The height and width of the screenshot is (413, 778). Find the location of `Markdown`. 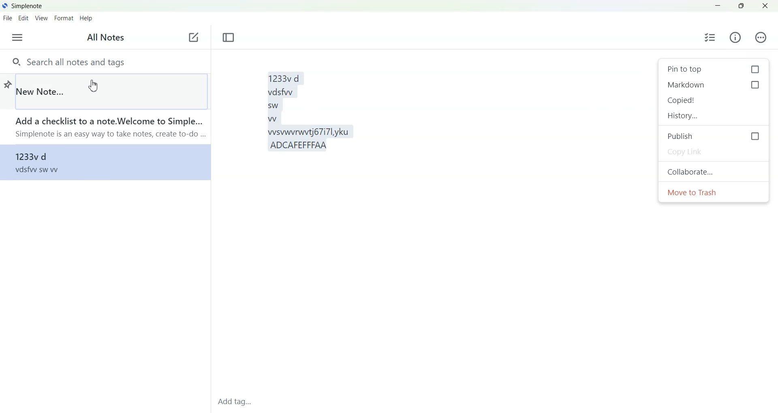

Markdown is located at coordinates (714, 85).